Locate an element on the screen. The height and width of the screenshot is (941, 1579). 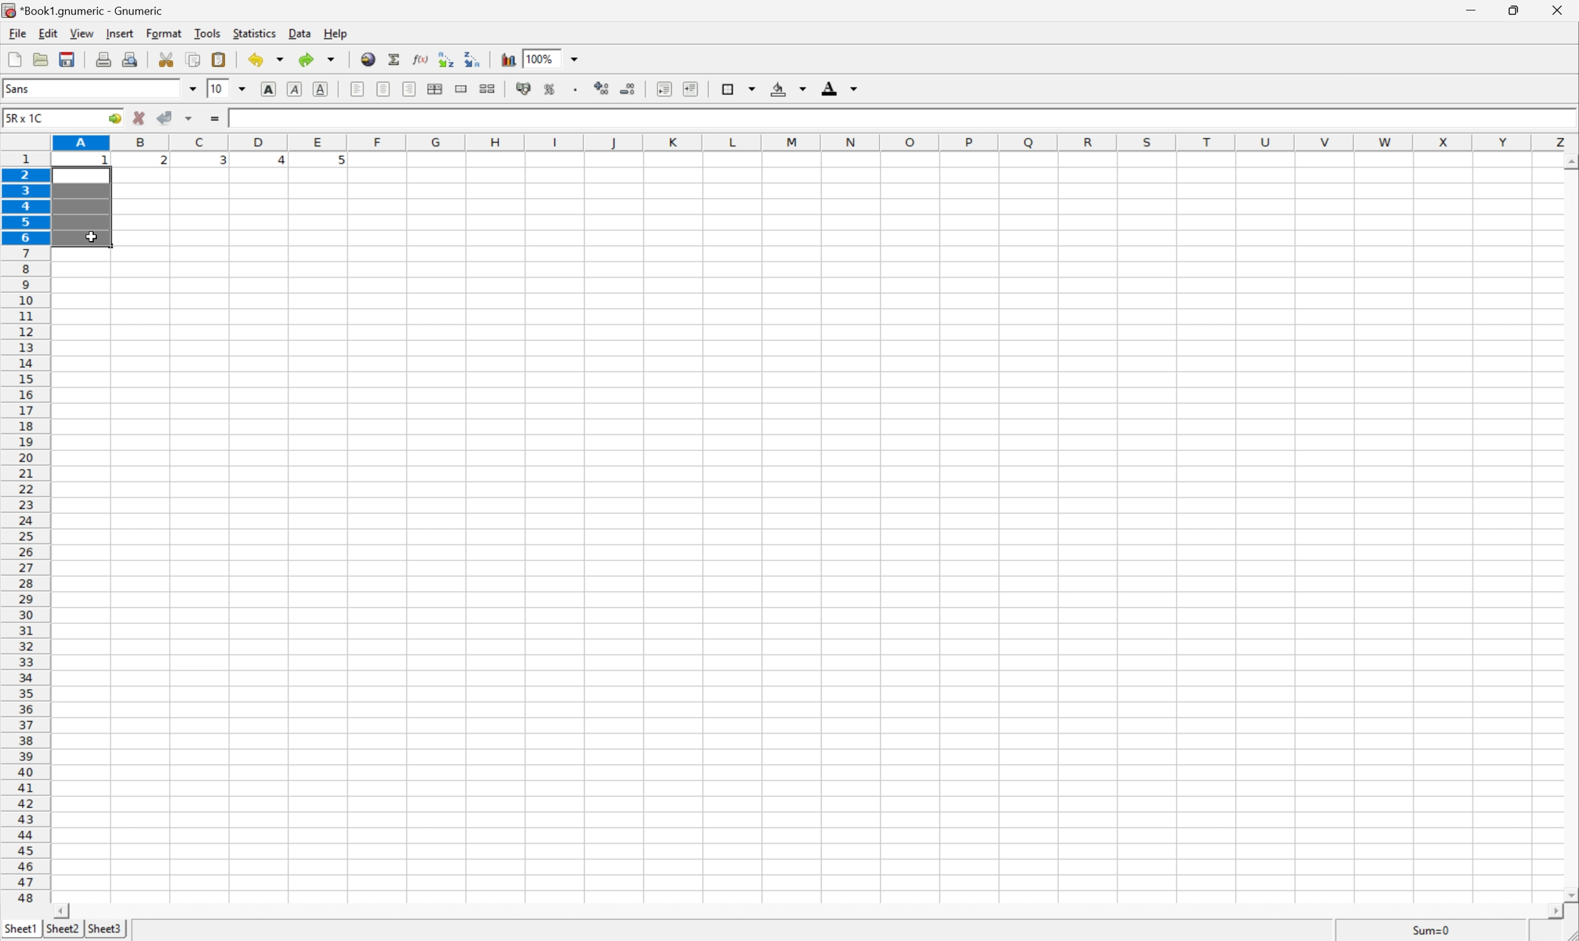
2 is located at coordinates (163, 163).